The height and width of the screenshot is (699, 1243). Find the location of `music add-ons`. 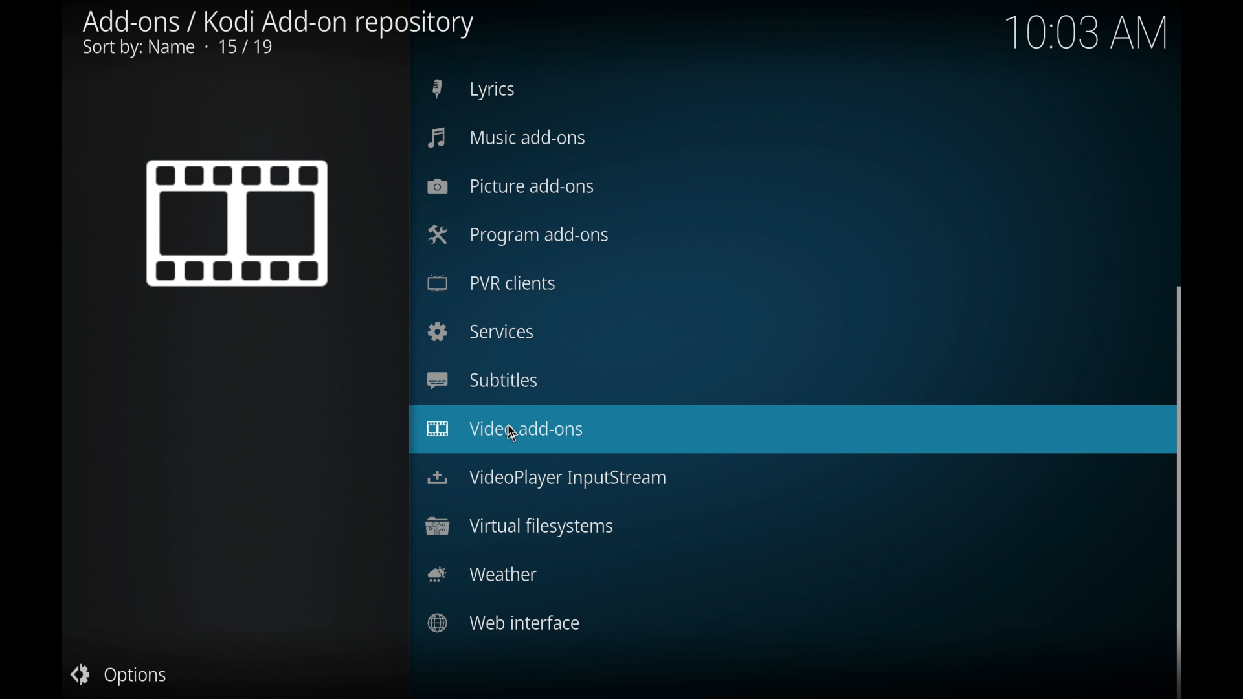

music add-ons is located at coordinates (508, 138).